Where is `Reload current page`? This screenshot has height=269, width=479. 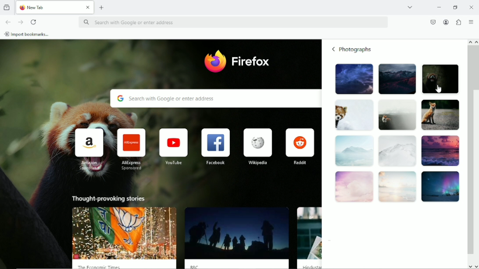 Reload current page is located at coordinates (33, 22).